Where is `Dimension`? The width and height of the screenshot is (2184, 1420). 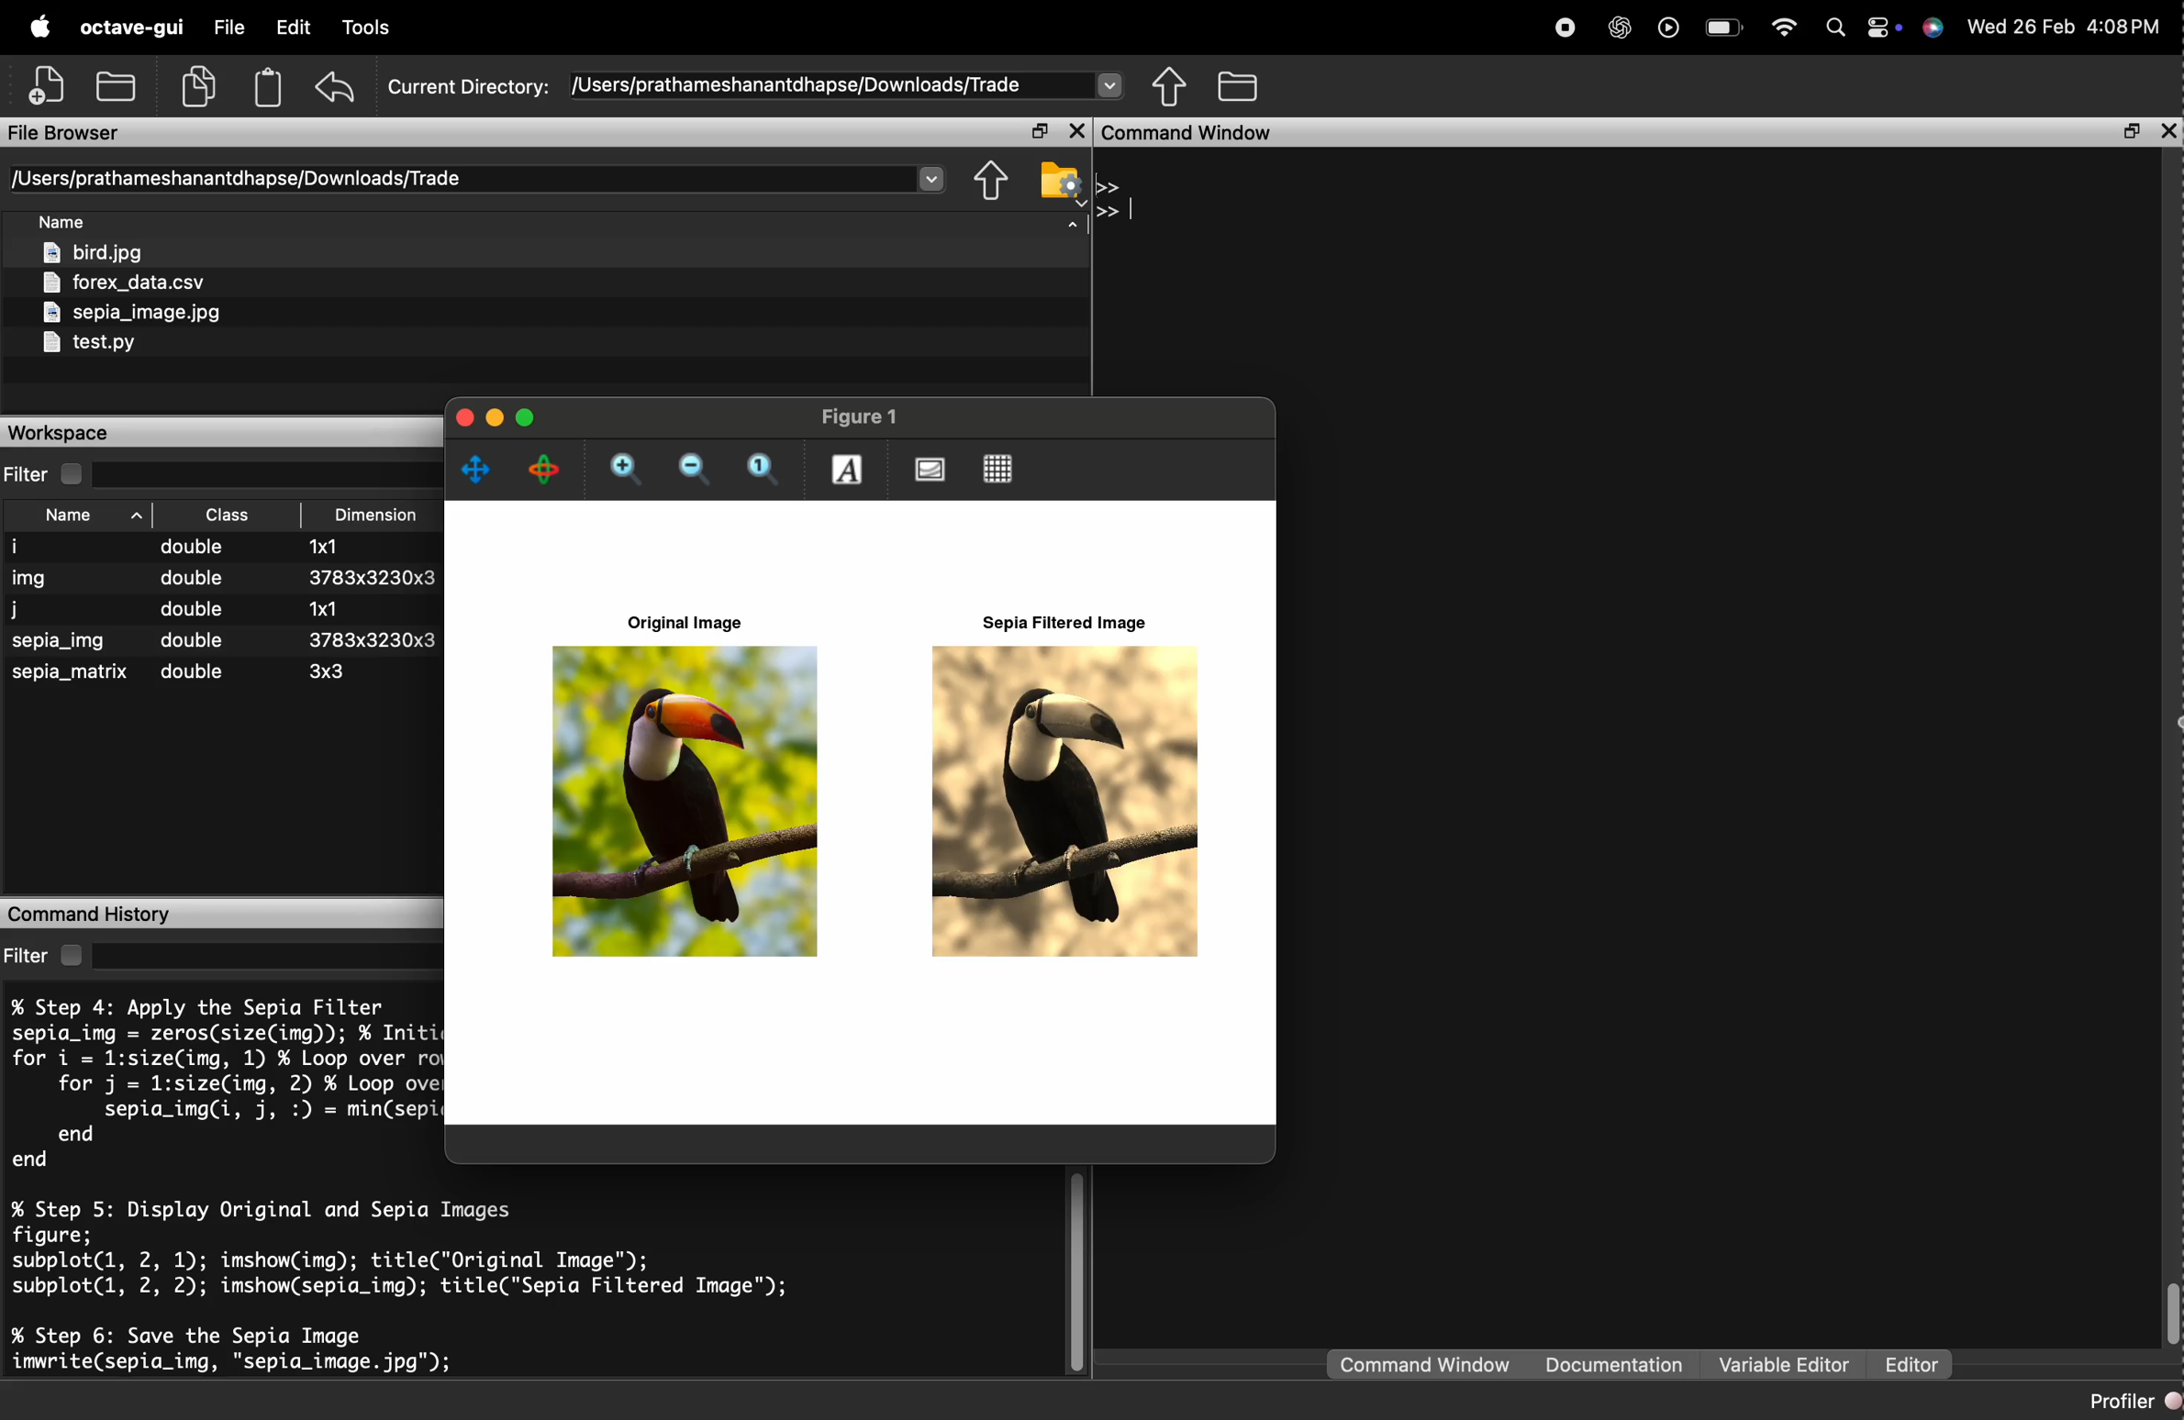
Dimension is located at coordinates (380, 512).